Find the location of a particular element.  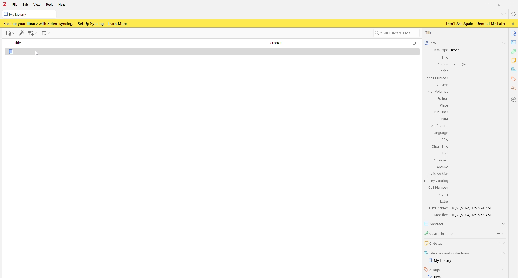

Date Added is located at coordinates (438, 208).